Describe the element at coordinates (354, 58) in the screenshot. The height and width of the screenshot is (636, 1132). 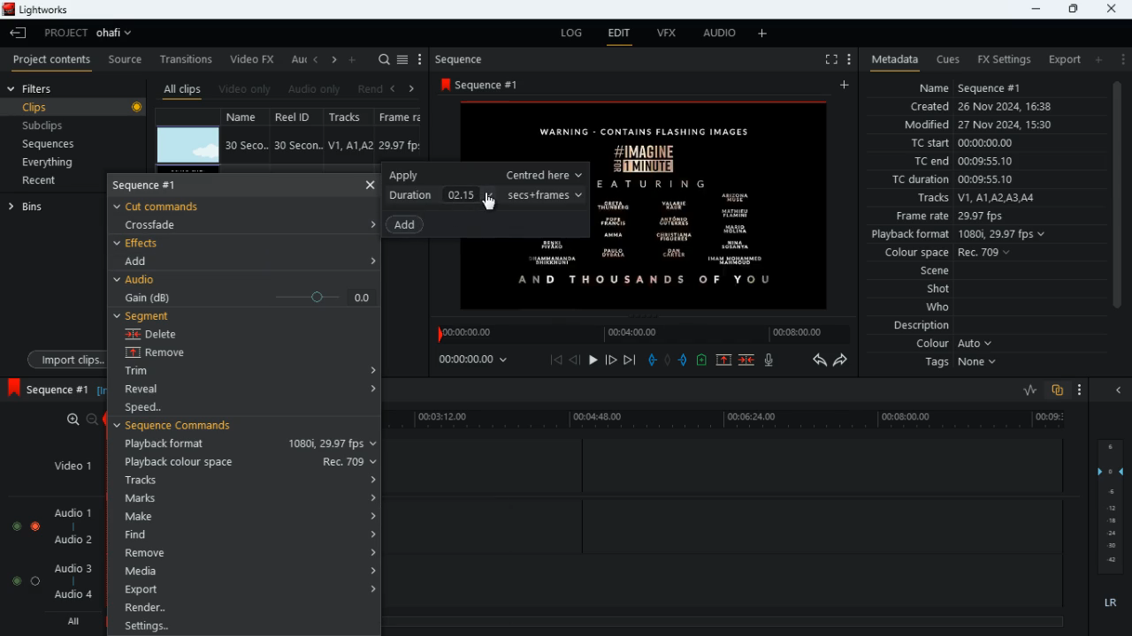
I see `add` at that location.